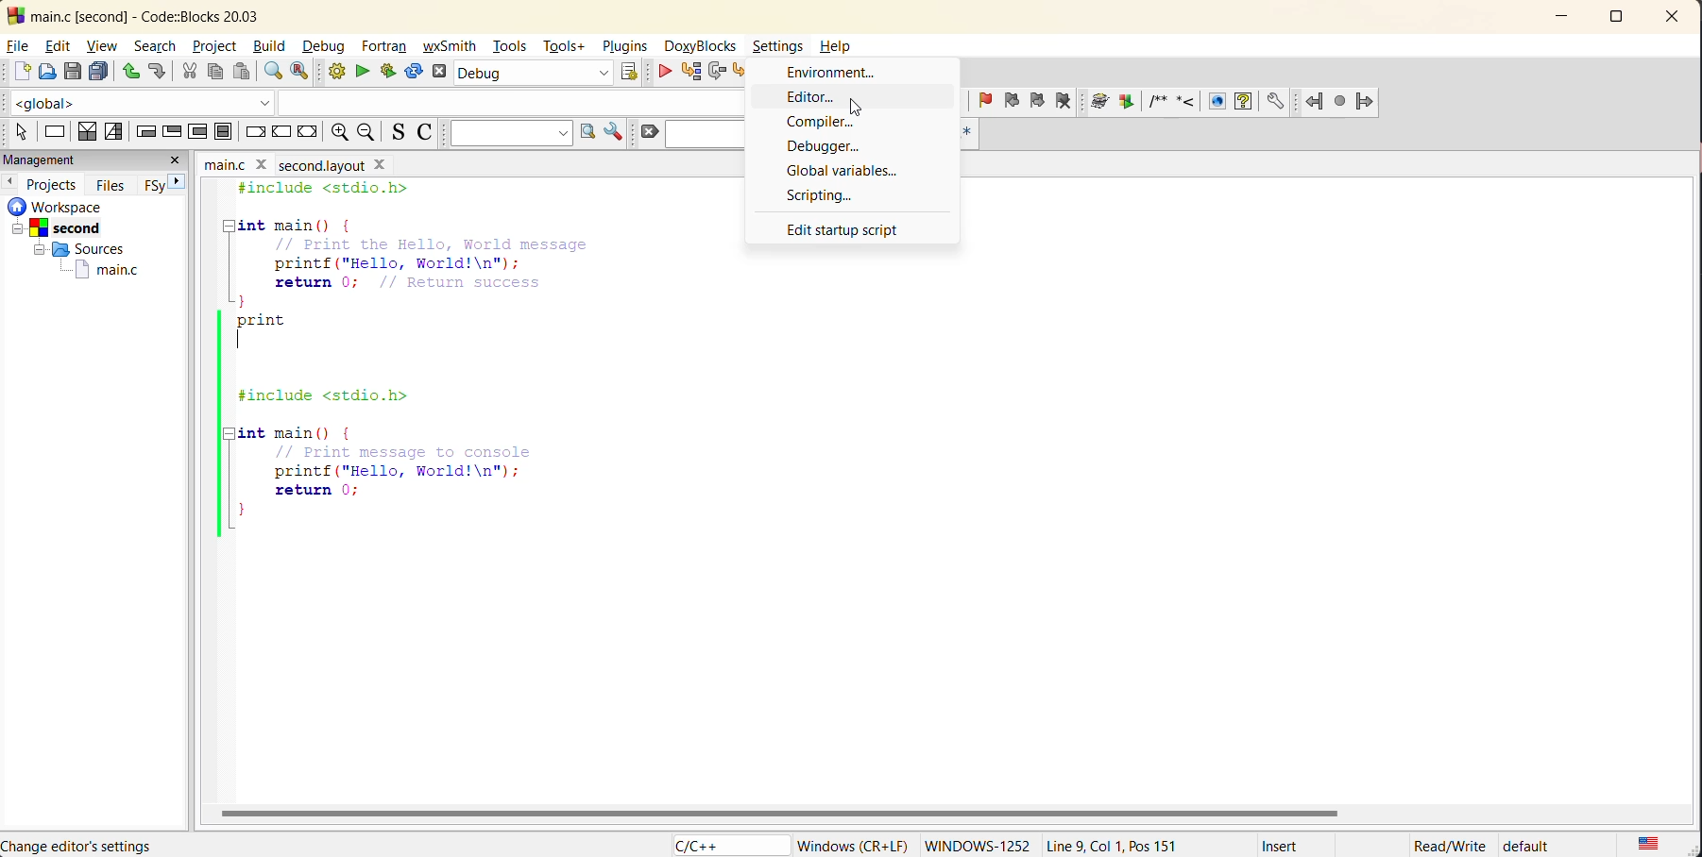 The width and height of the screenshot is (1702, 857). I want to click on search, so click(159, 46).